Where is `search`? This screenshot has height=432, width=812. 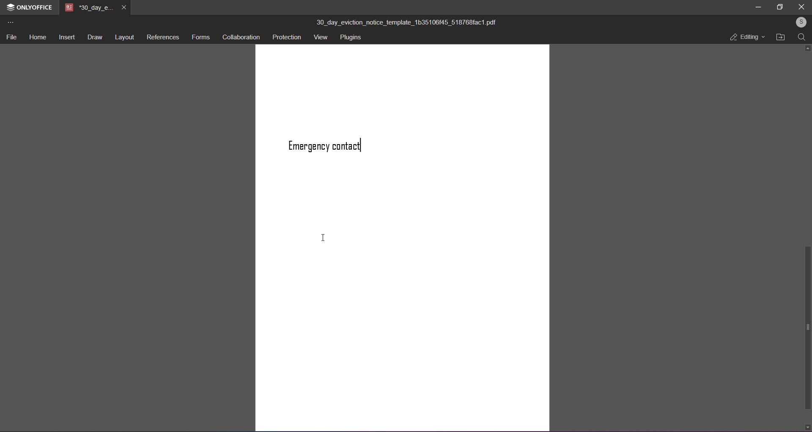 search is located at coordinates (801, 39).